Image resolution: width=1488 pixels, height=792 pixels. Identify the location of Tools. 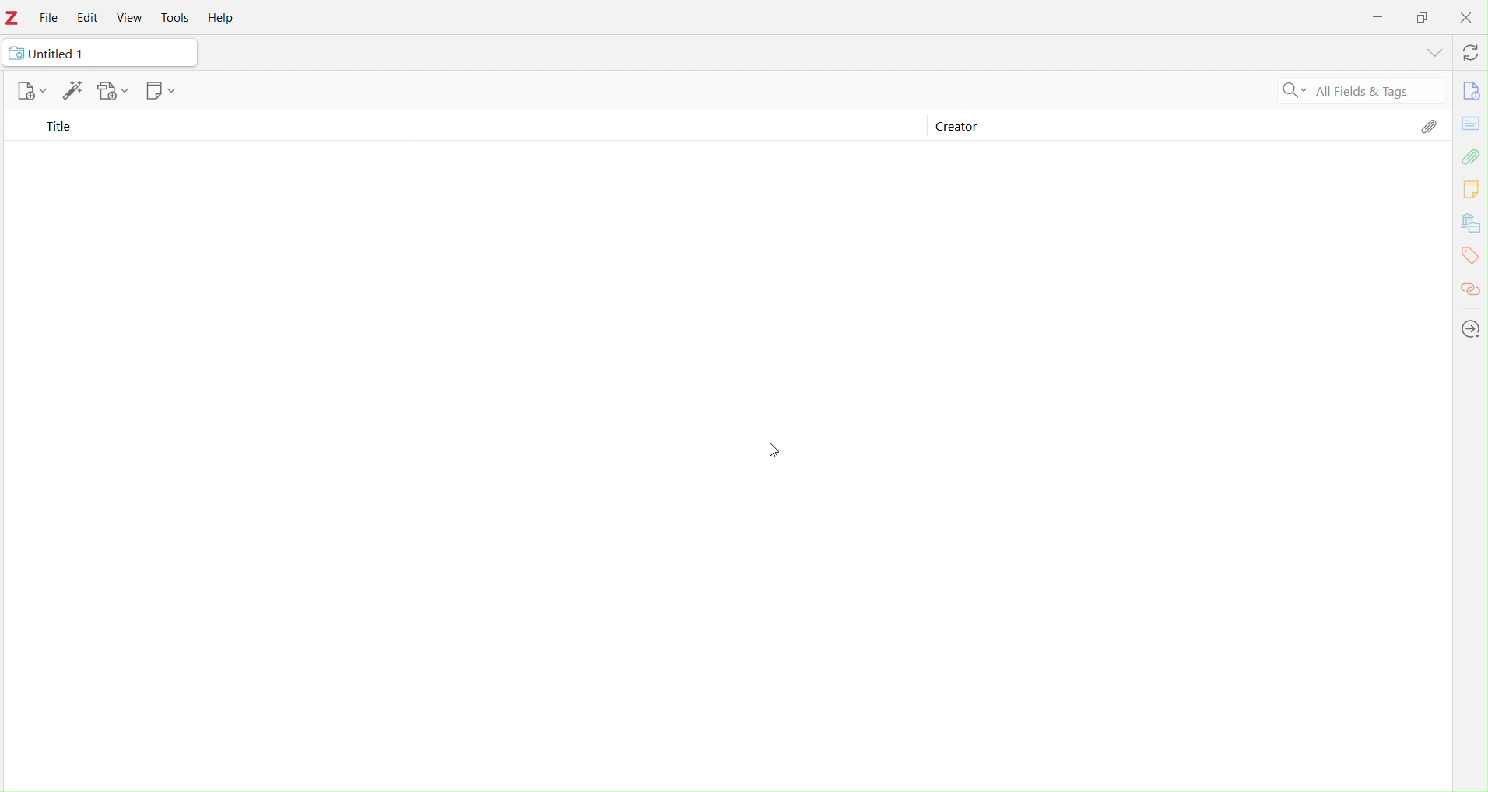
(179, 18).